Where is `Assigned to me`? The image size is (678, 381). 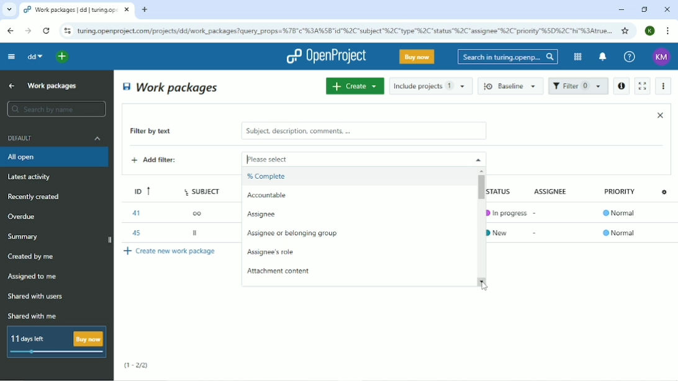
Assigned to me is located at coordinates (33, 277).